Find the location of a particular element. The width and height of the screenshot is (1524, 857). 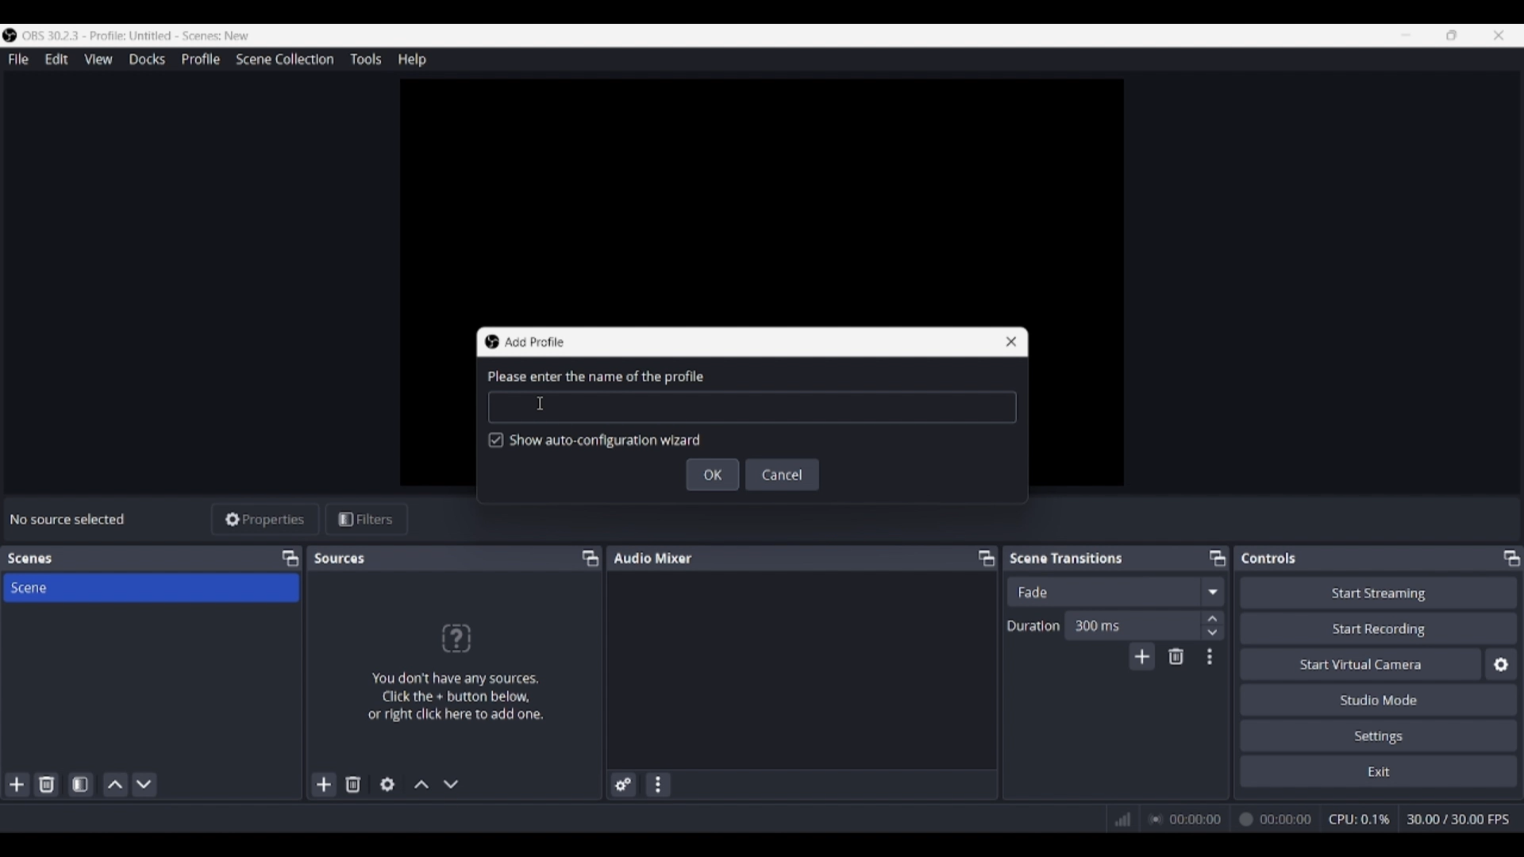

Minimize is located at coordinates (1406, 35).